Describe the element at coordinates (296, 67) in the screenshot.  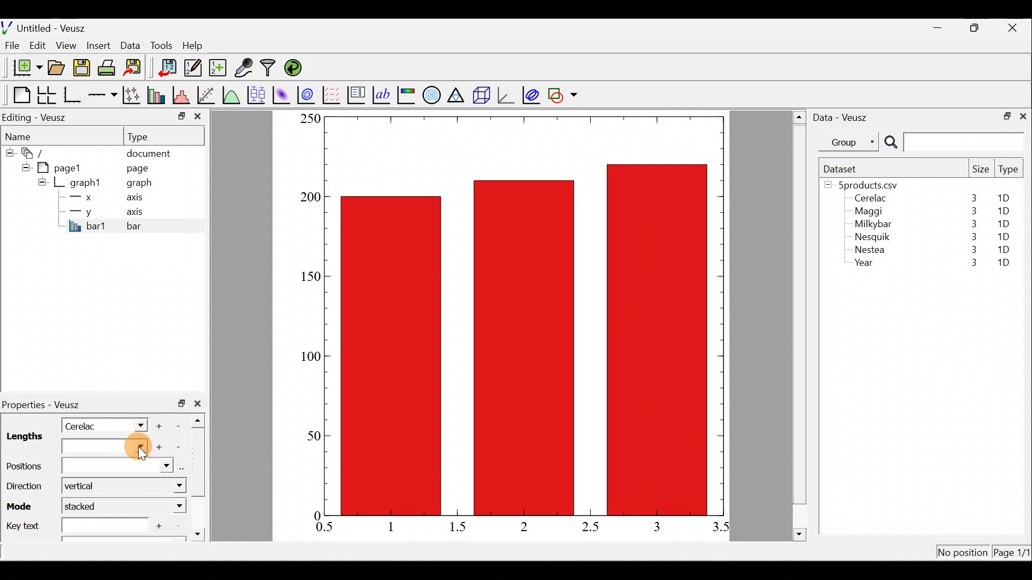
I see `Reload linked datasets` at that location.